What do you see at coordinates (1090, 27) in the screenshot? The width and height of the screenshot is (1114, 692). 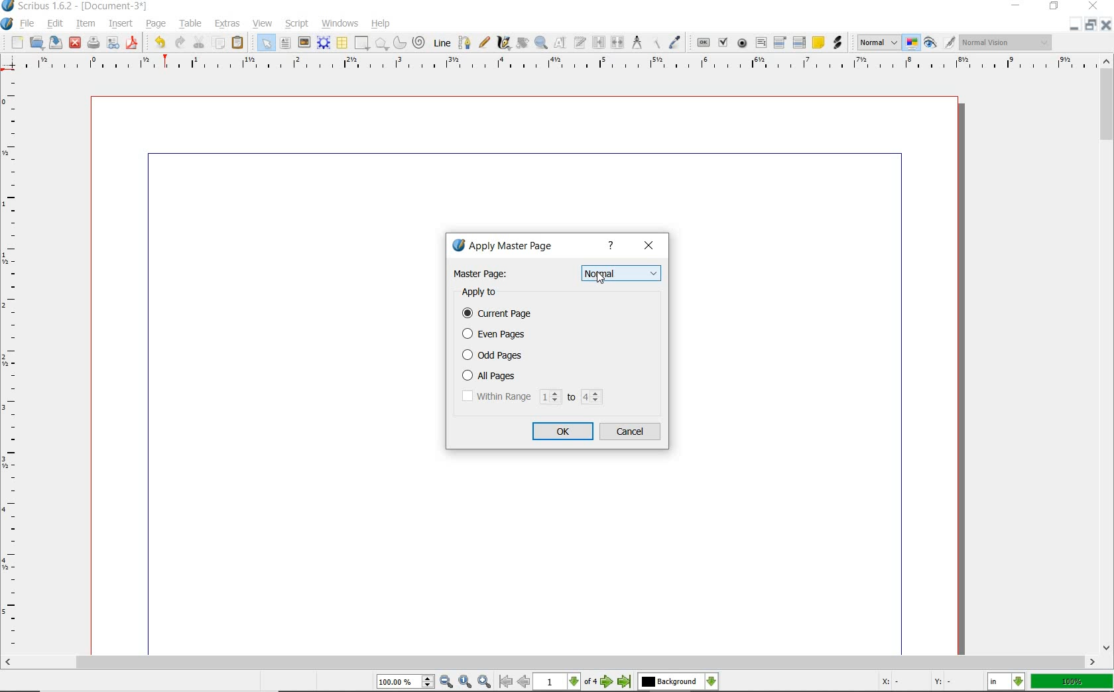 I see `Minimize` at bounding box center [1090, 27].